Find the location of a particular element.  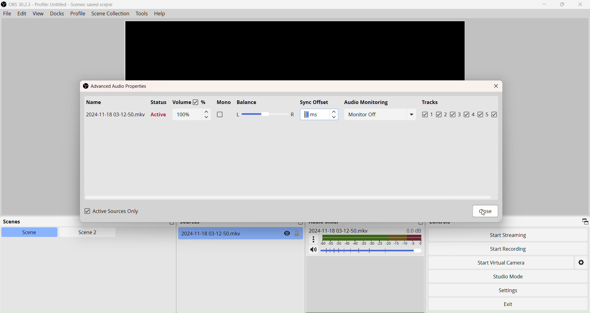

Tracks is located at coordinates (432, 102).